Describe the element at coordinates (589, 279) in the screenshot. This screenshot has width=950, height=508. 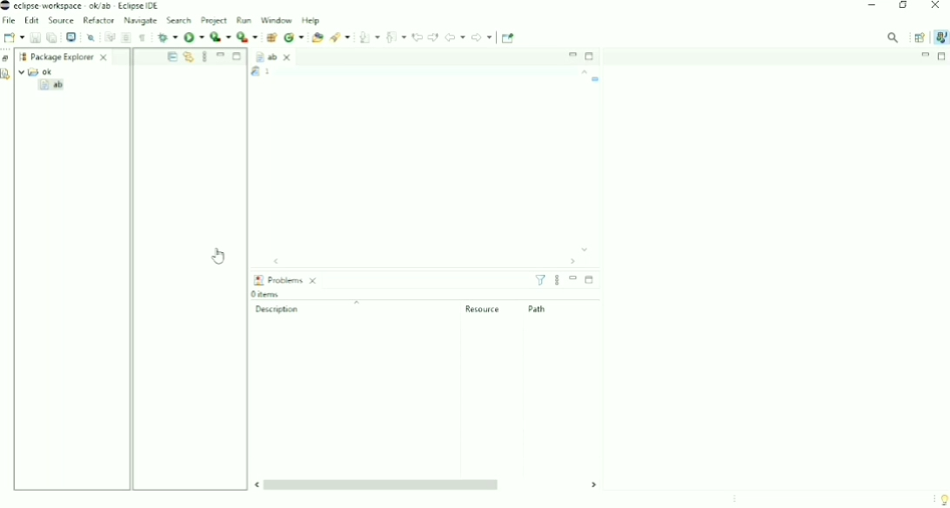
I see `Maximize` at that location.